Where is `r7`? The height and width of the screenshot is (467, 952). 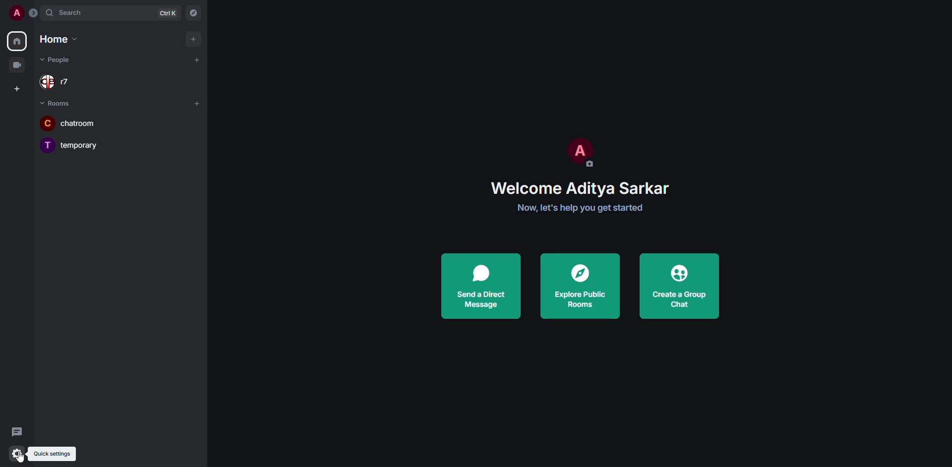 r7 is located at coordinates (59, 82).